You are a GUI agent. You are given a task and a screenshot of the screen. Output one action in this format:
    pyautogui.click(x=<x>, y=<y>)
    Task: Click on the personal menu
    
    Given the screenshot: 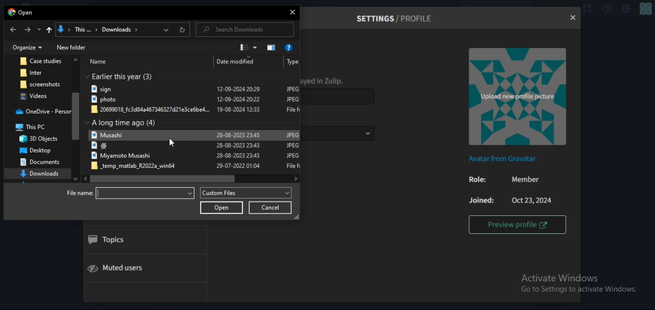 What is the action you would take?
    pyautogui.click(x=646, y=9)
    